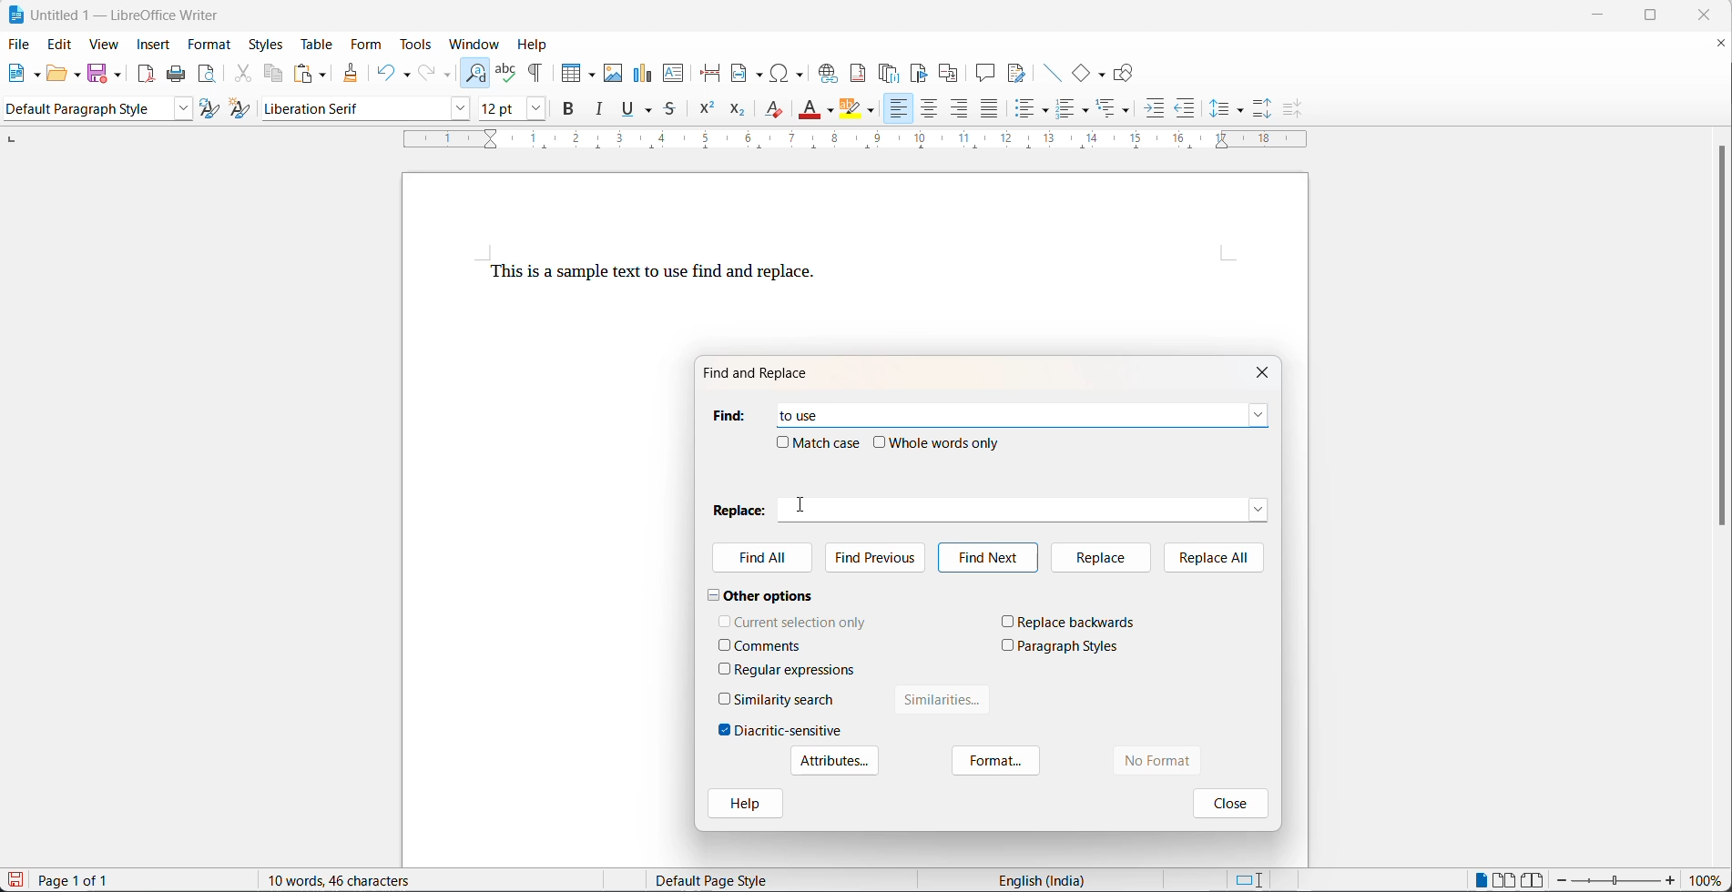 The height and width of the screenshot is (892, 1732). What do you see at coordinates (1082, 73) in the screenshot?
I see `basic shapes` at bounding box center [1082, 73].